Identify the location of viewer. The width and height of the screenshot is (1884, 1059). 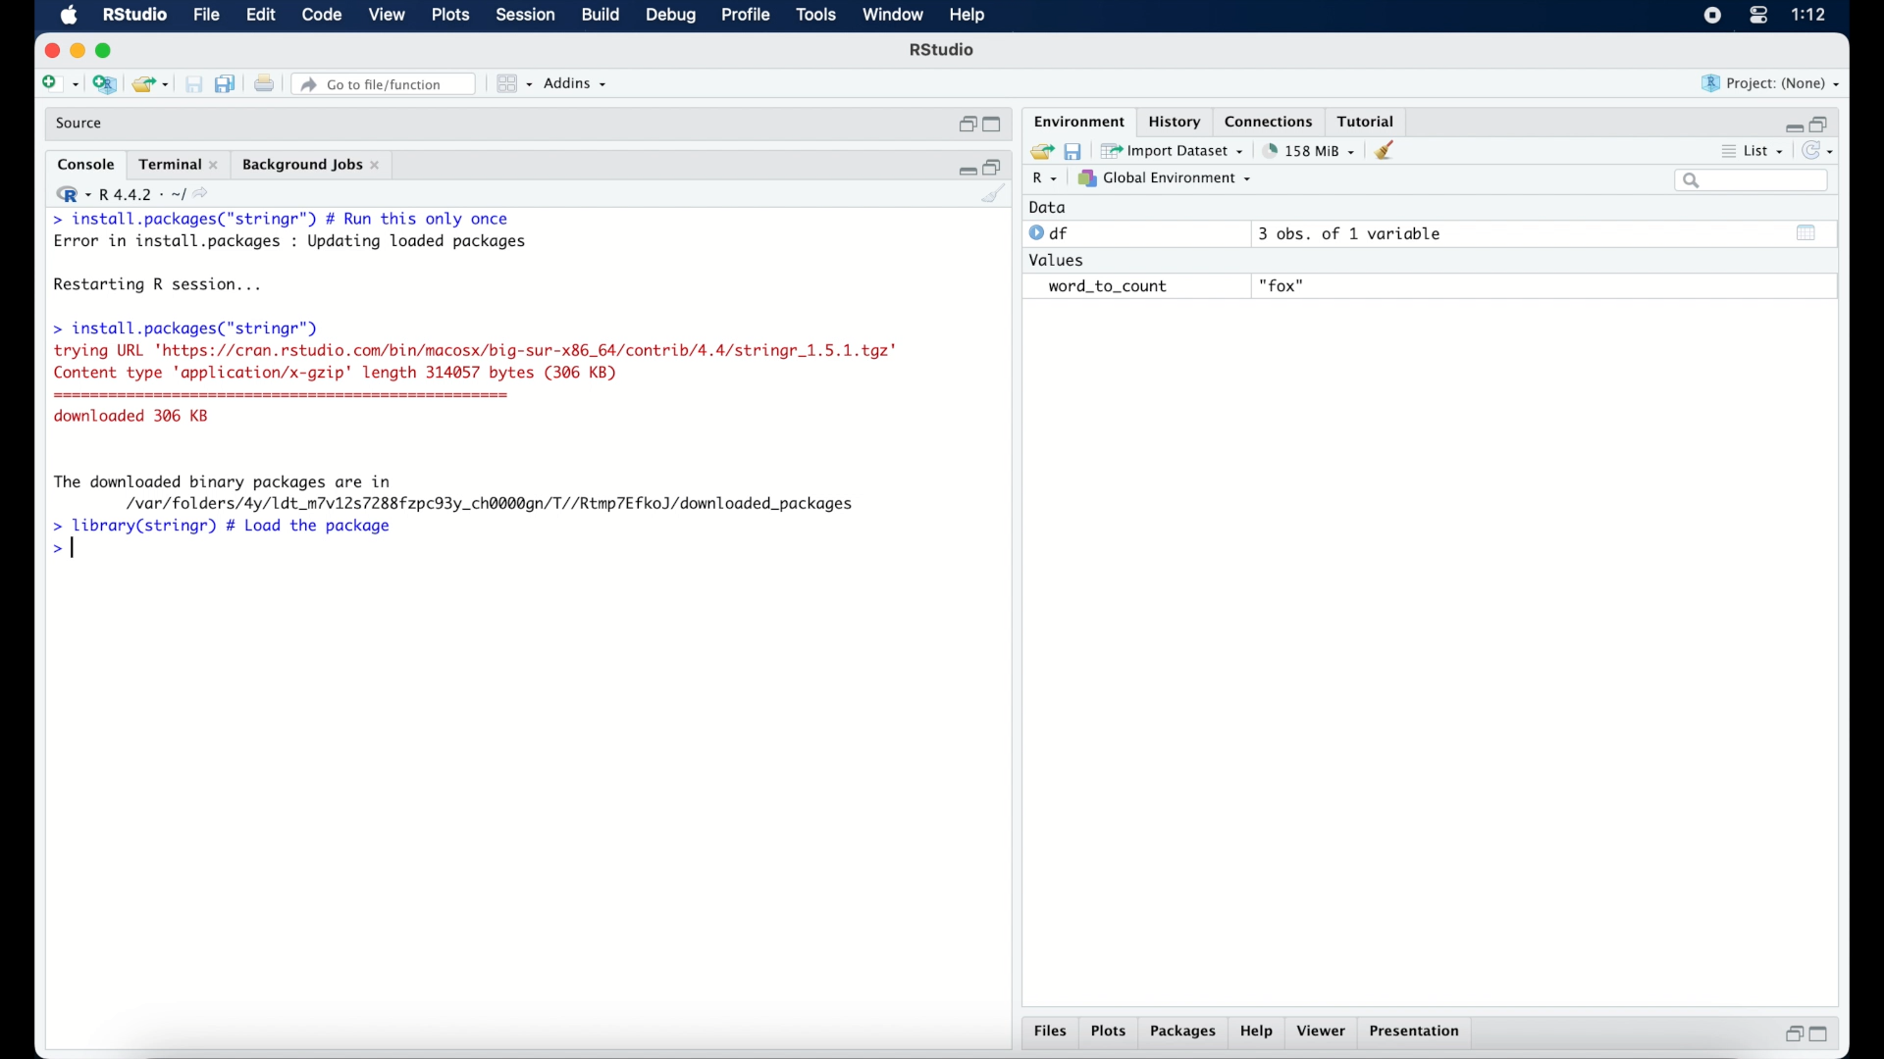
(1323, 1032).